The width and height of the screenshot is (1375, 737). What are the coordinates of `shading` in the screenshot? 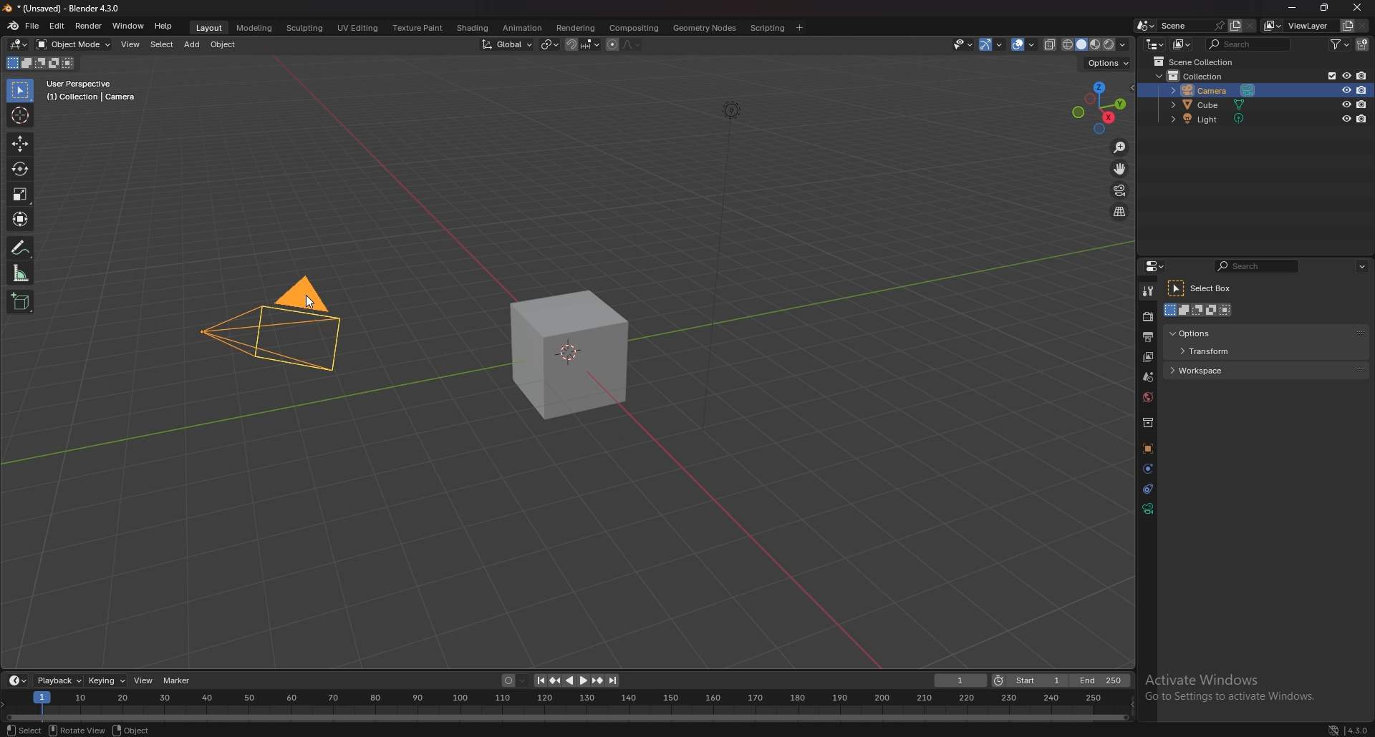 It's located at (473, 27).